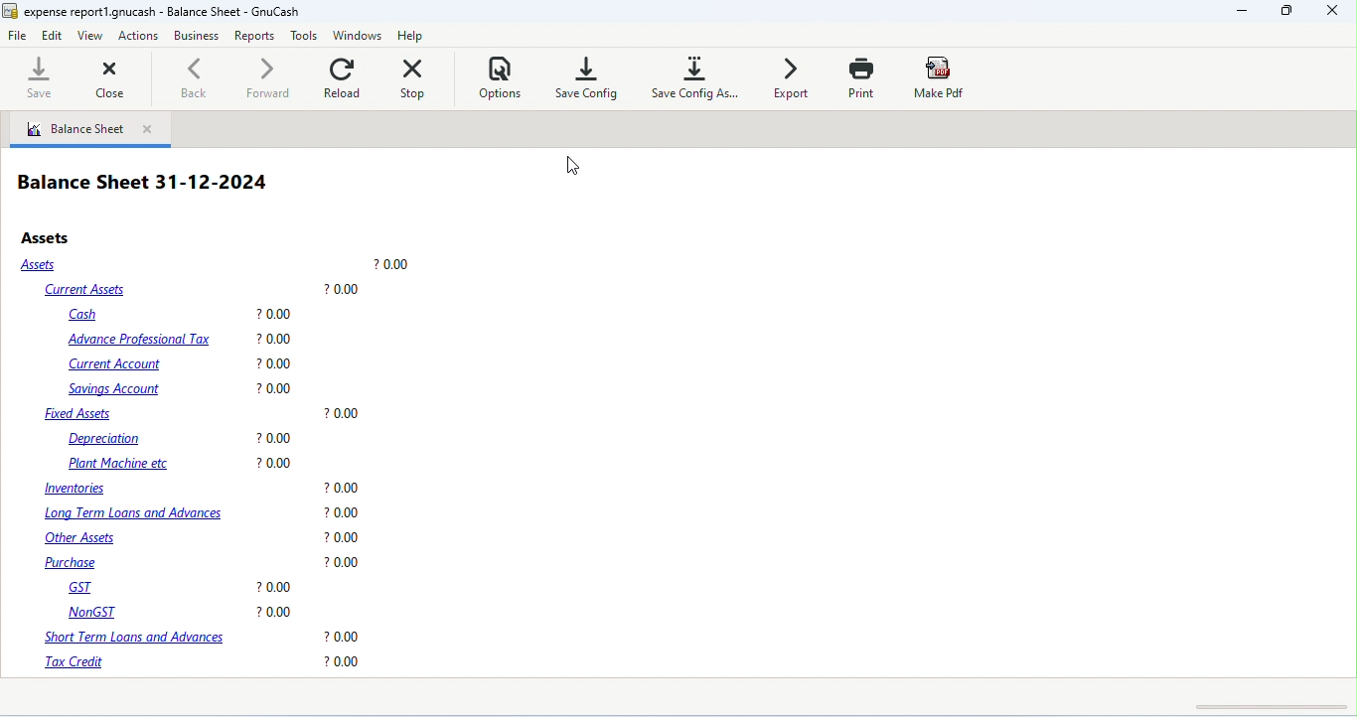 This screenshot has height=717, width=1357. Describe the element at coordinates (697, 75) in the screenshot. I see `save config as` at that location.